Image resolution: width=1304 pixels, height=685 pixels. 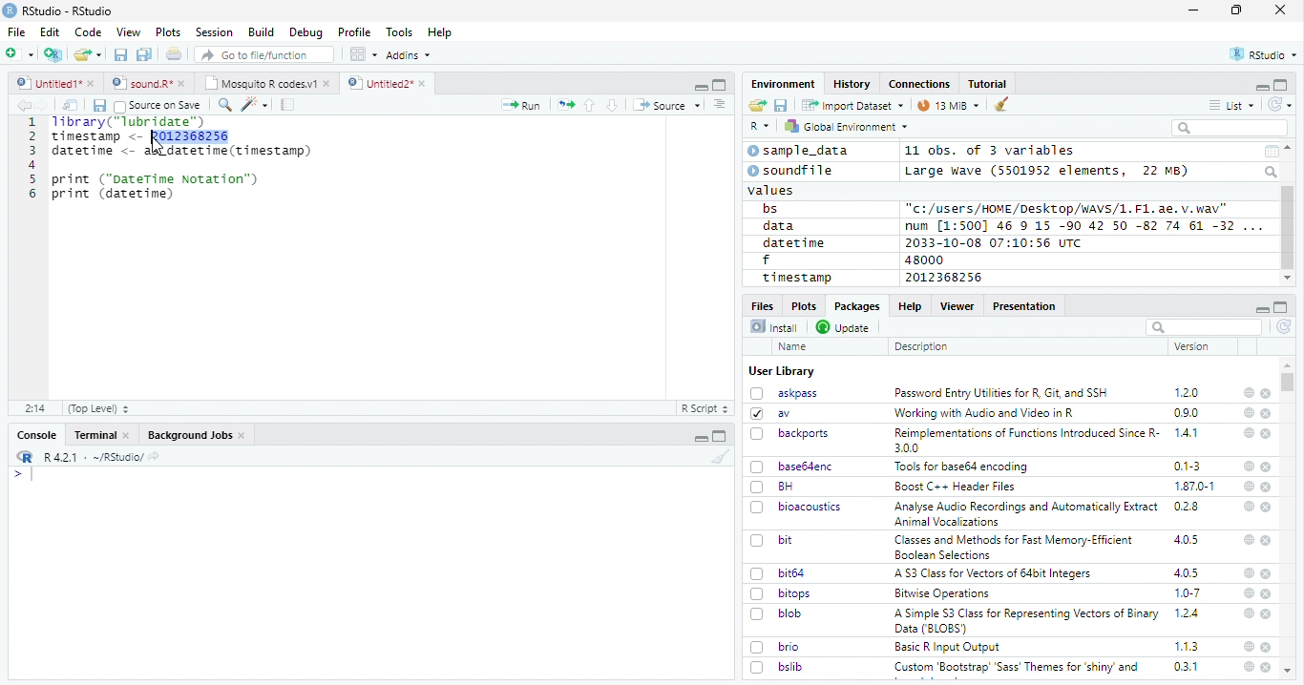 I want to click on Tools for baseb4 encoding, so click(x=963, y=467).